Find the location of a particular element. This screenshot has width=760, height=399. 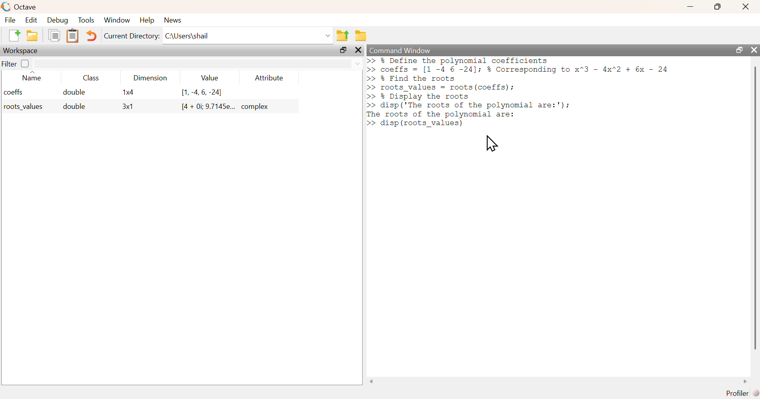

Value is located at coordinates (208, 78).